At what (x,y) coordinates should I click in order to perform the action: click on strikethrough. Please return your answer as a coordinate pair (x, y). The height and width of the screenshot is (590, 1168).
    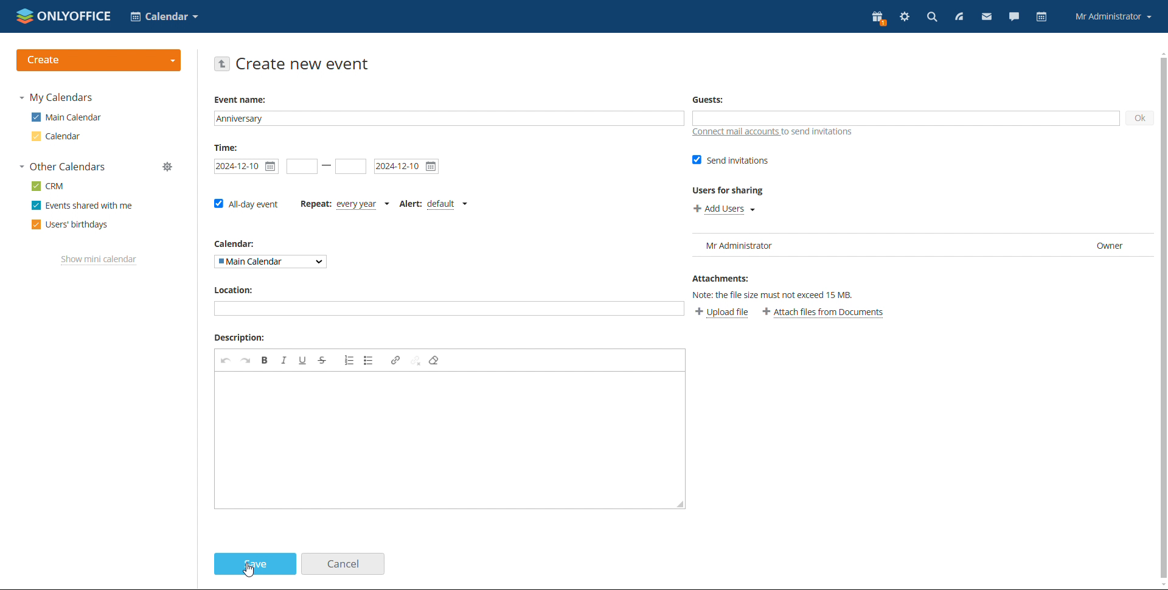
    Looking at the image, I should click on (322, 360).